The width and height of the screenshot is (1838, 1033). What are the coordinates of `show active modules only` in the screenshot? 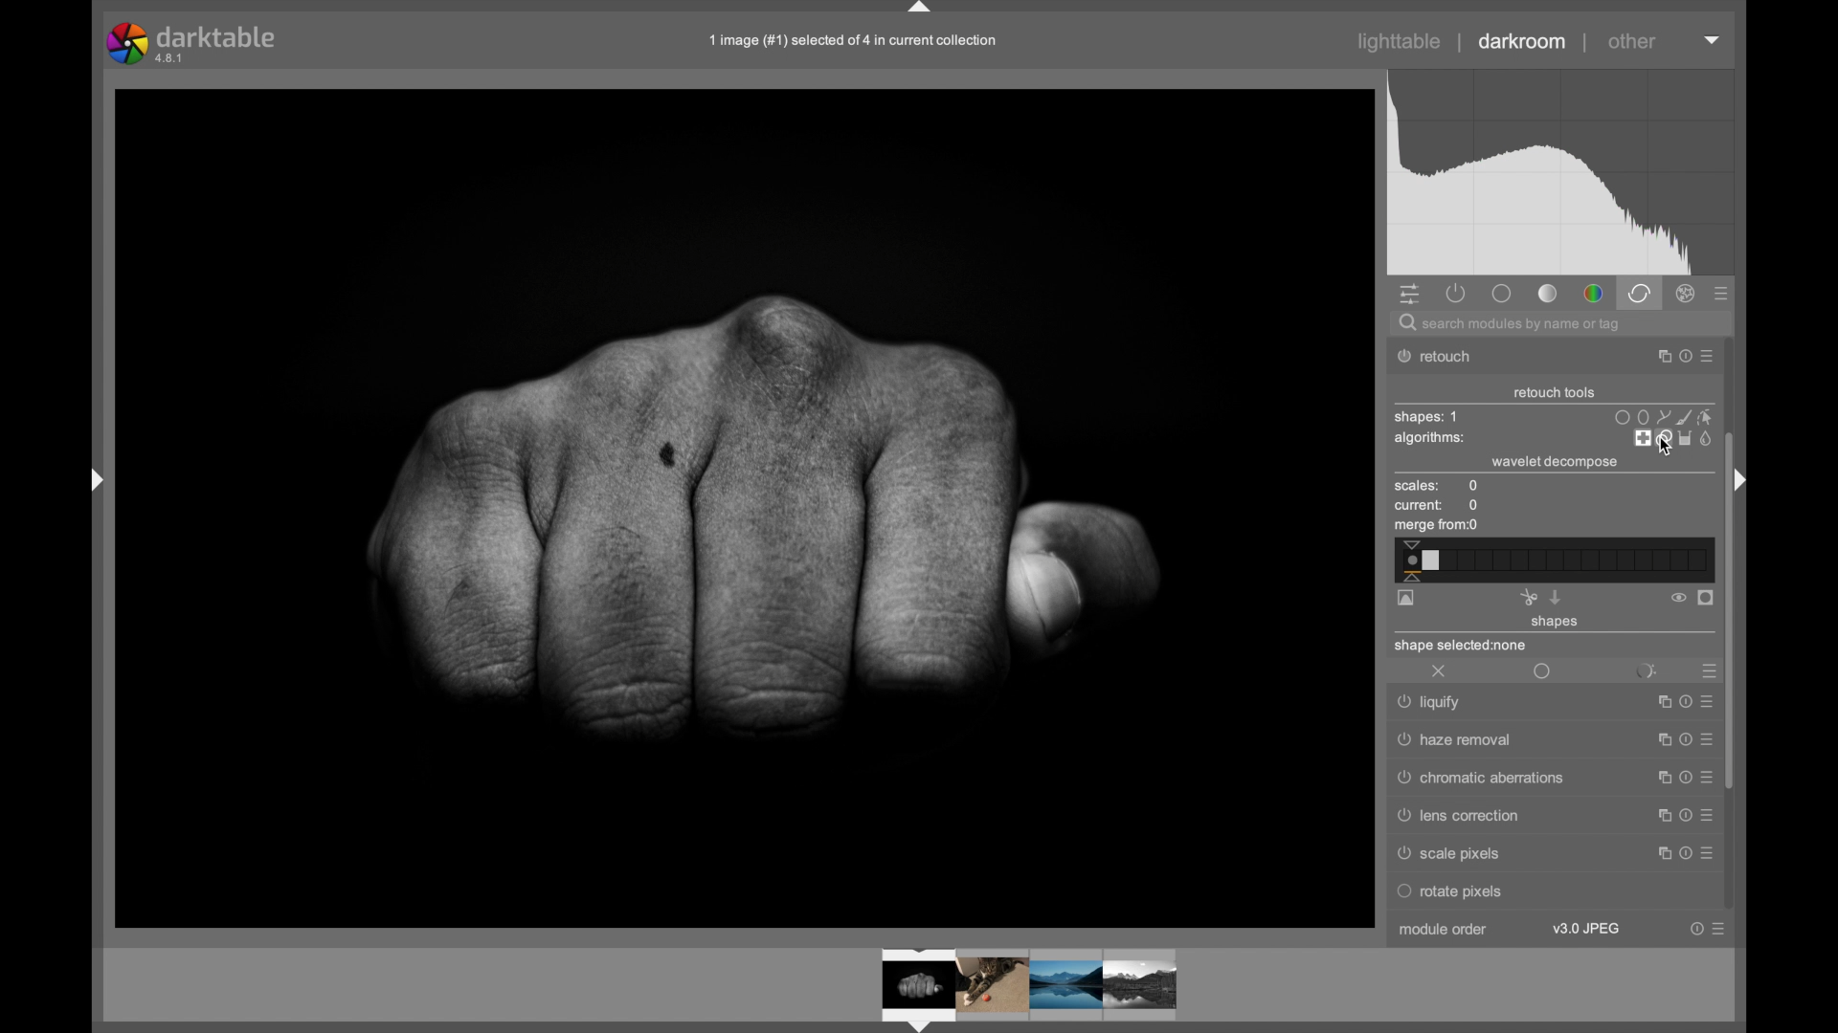 It's located at (1457, 293).